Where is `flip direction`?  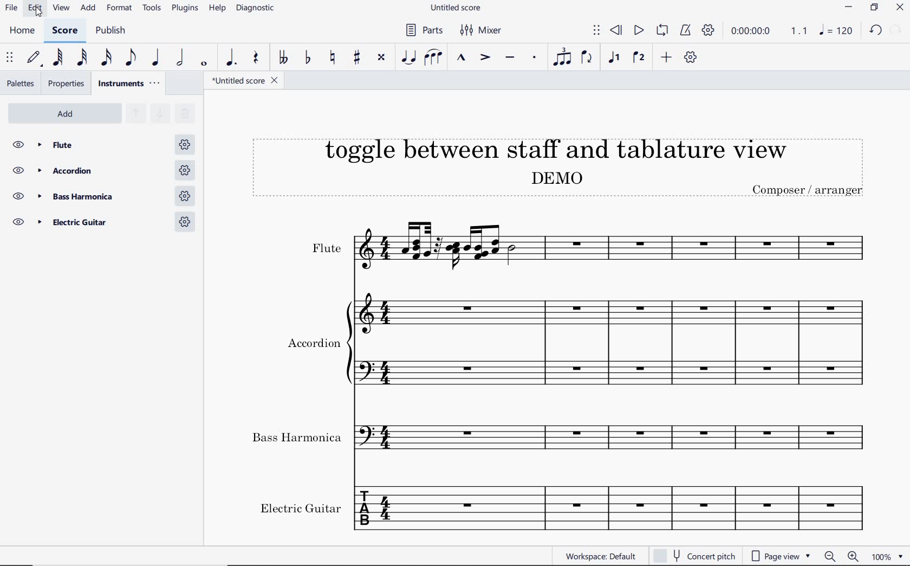
flip direction is located at coordinates (589, 60).